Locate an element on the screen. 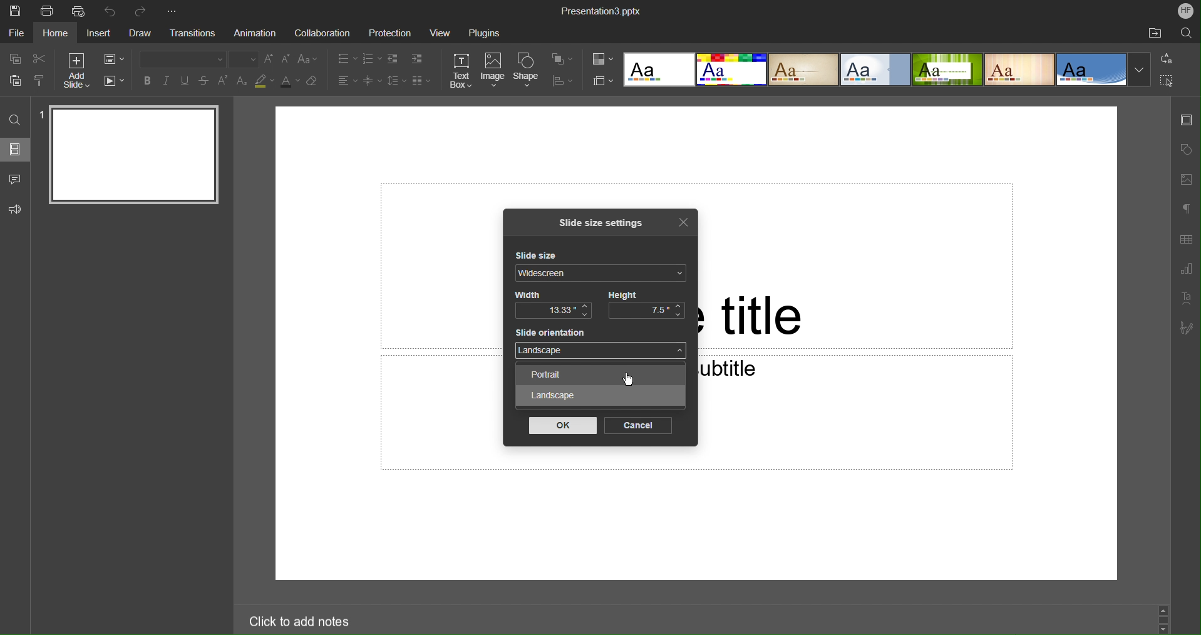 The image size is (1201, 635). Italics is located at coordinates (168, 82).